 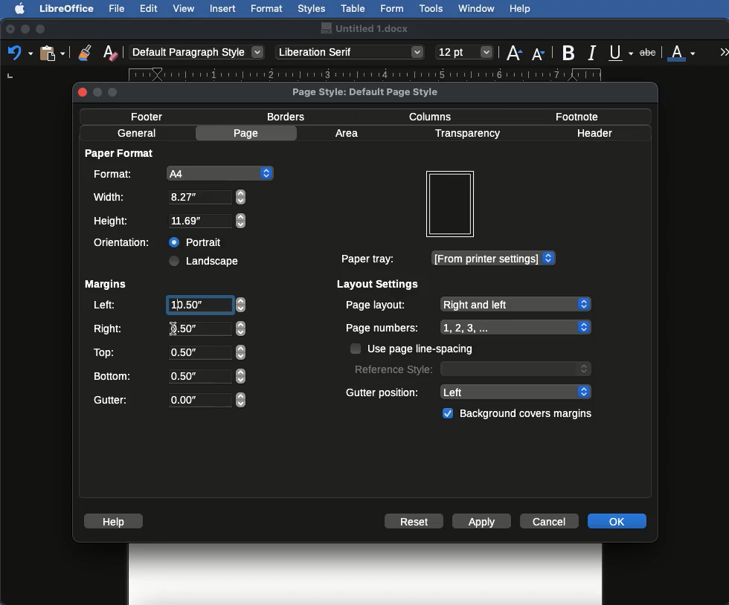 I want to click on Size decrease, so click(x=542, y=54).